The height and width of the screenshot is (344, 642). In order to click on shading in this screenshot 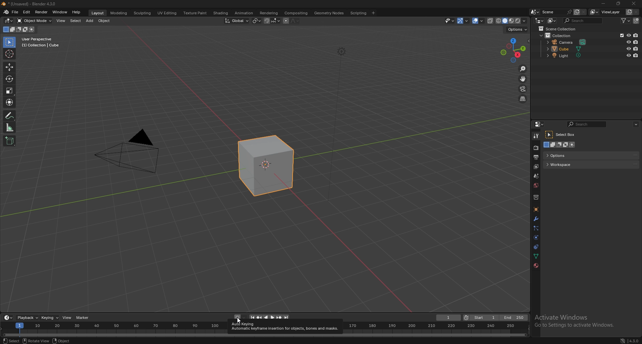, I will do `click(220, 13)`.